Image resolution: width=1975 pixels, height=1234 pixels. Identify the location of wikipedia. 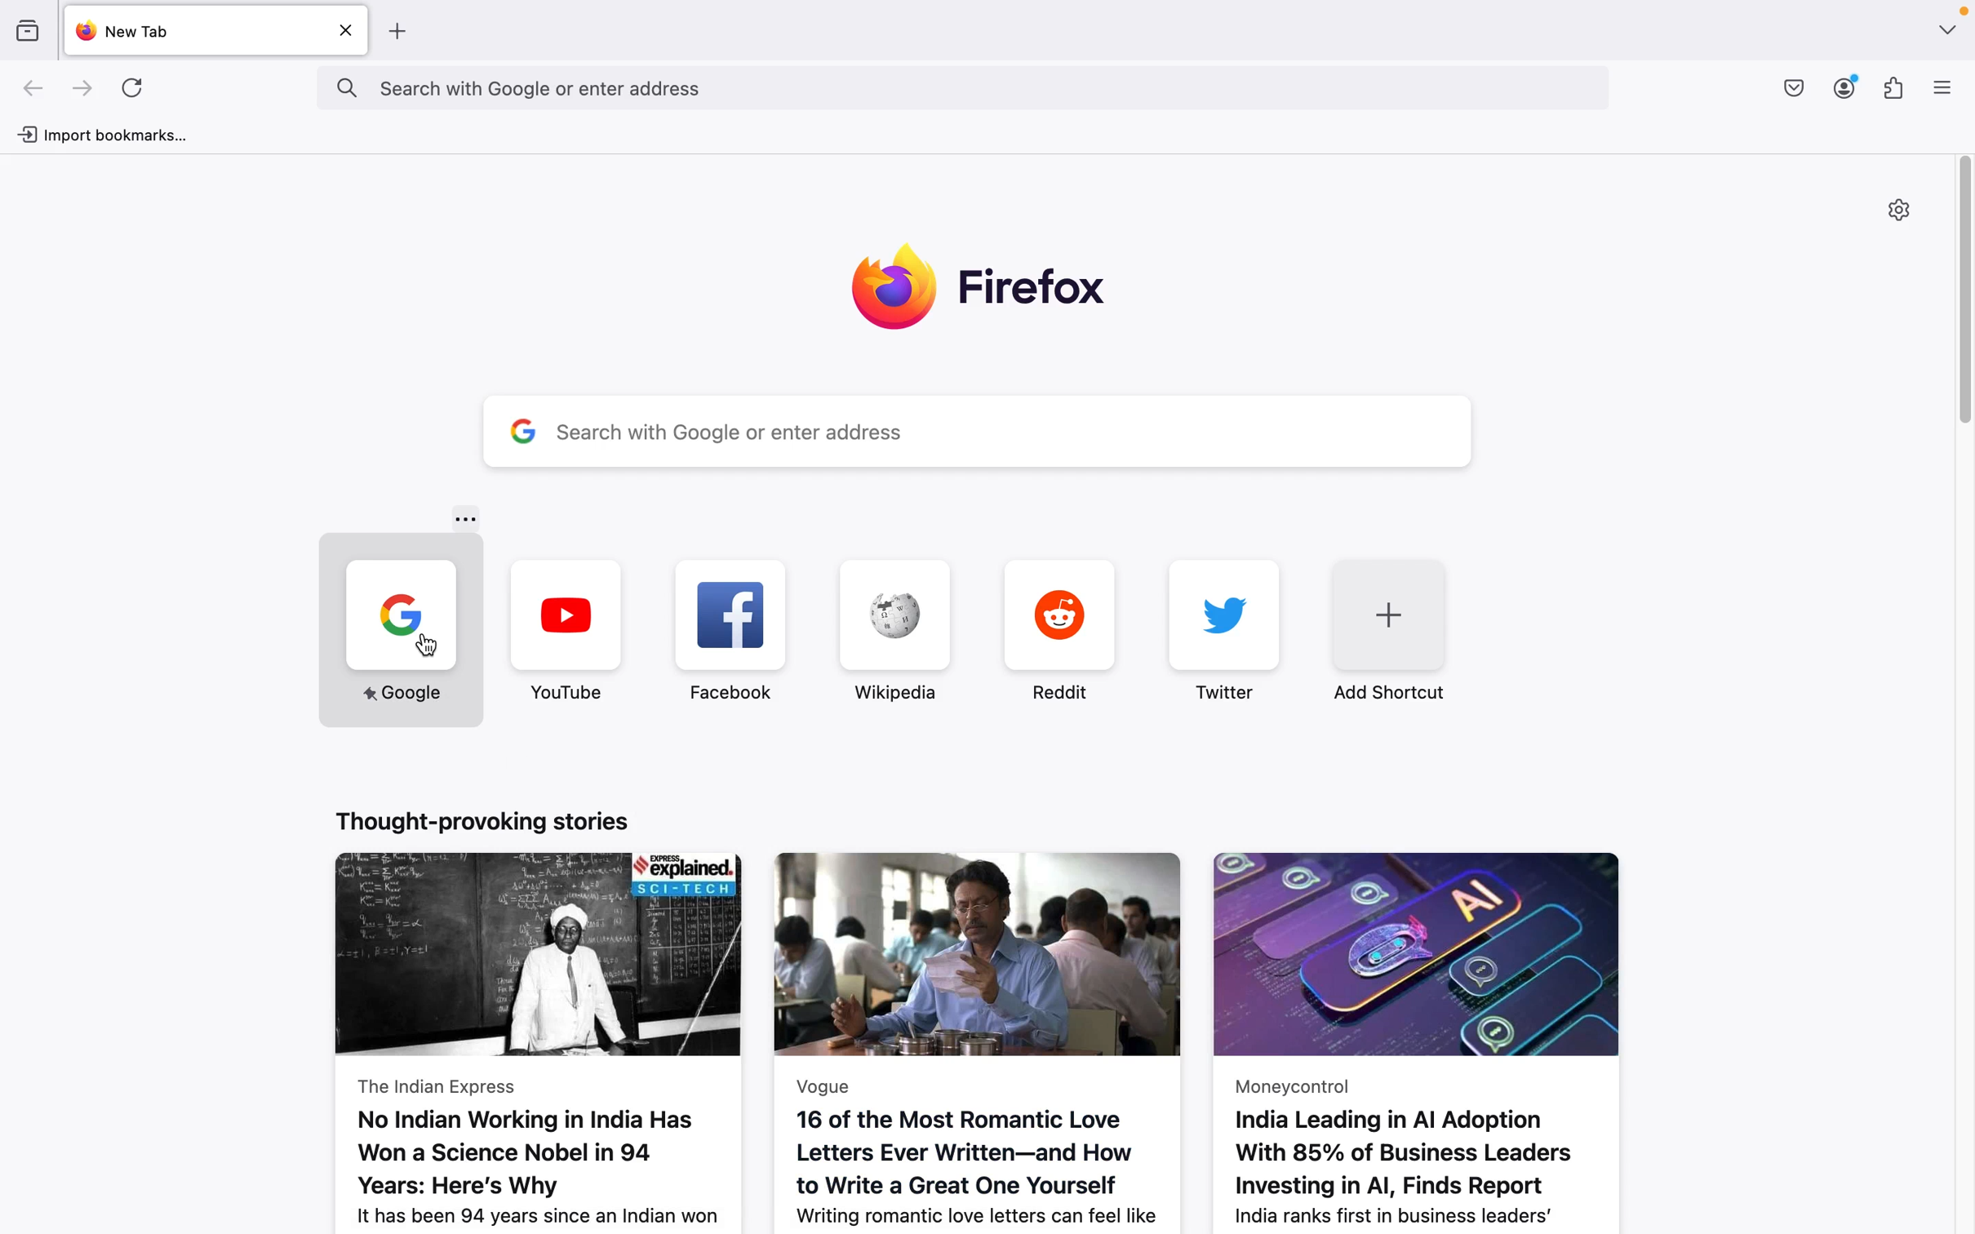
(882, 630).